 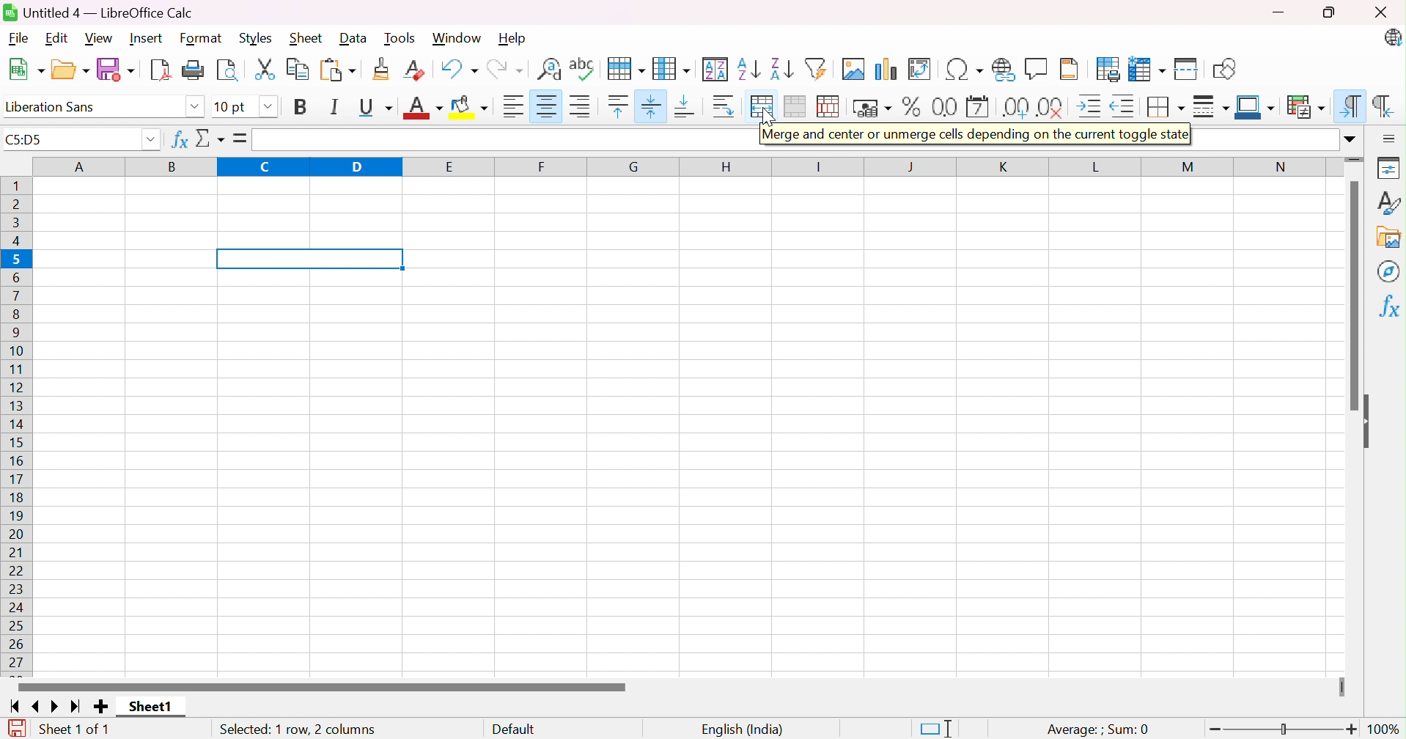 What do you see at coordinates (339, 69) in the screenshot?
I see `Paste` at bounding box center [339, 69].